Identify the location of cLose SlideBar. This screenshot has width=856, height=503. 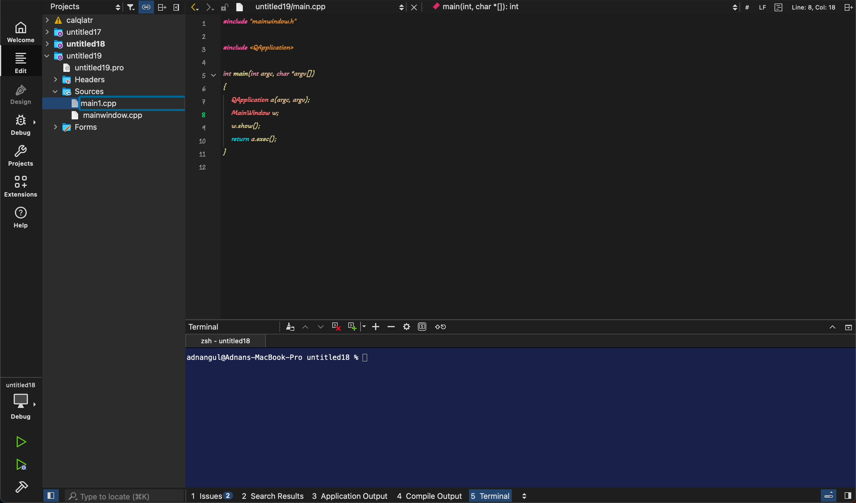
(49, 495).